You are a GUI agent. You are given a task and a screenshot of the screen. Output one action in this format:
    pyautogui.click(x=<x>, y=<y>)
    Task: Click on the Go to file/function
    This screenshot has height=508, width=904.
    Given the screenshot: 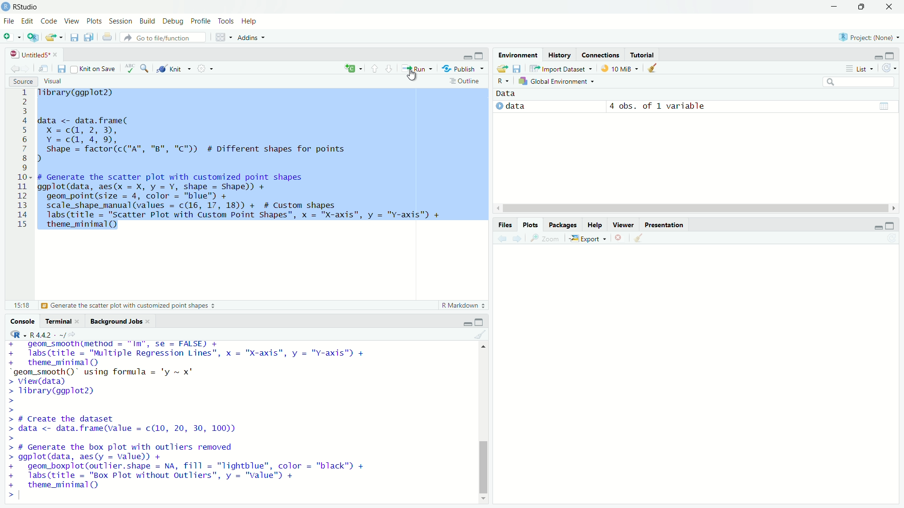 What is the action you would take?
    pyautogui.click(x=163, y=38)
    